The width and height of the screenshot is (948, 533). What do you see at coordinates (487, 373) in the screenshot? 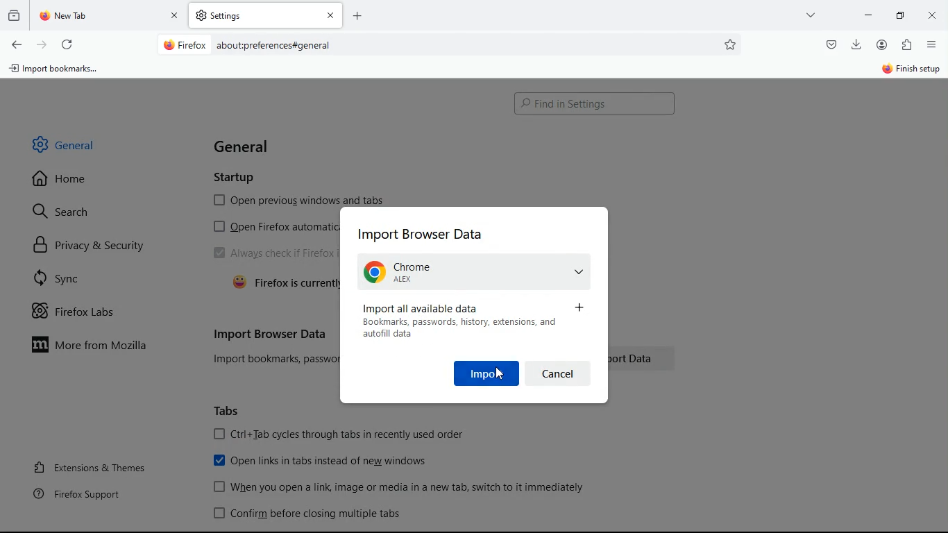
I see `import` at bounding box center [487, 373].